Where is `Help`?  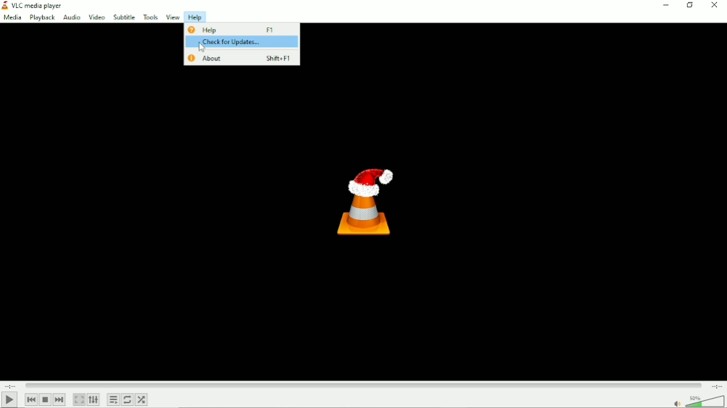 Help is located at coordinates (241, 29).